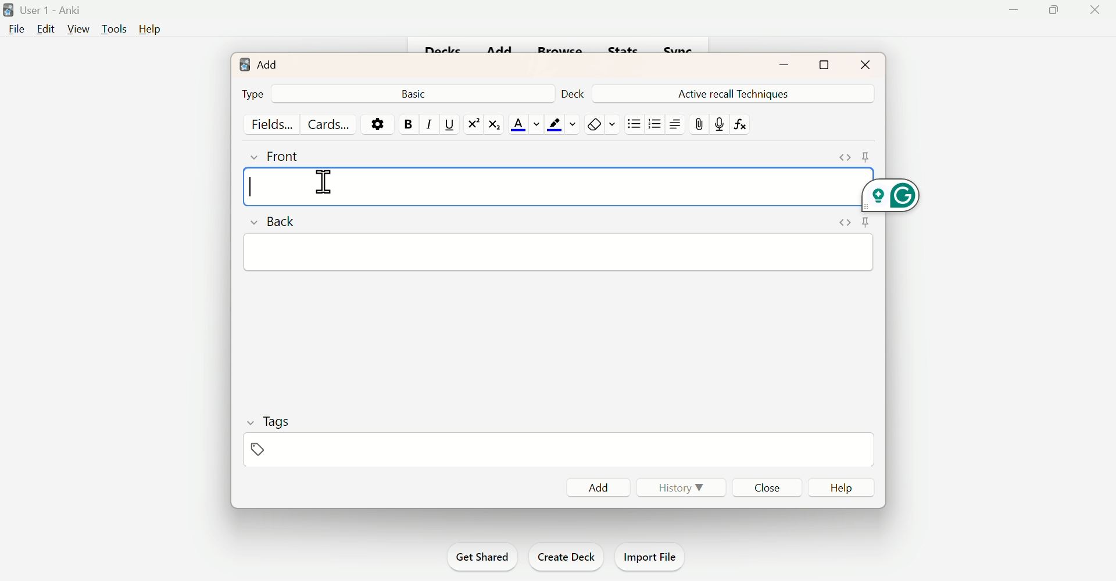 The width and height of the screenshot is (1116, 581). Describe the element at coordinates (425, 123) in the screenshot. I see `Italiac` at that location.